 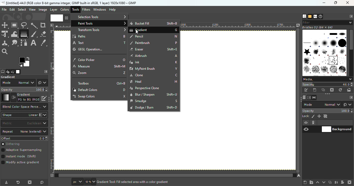 What do you see at coordinates (22, 151) in the screenshot?
I see `Adaptive supersampling` at bounding box center [22, 151].